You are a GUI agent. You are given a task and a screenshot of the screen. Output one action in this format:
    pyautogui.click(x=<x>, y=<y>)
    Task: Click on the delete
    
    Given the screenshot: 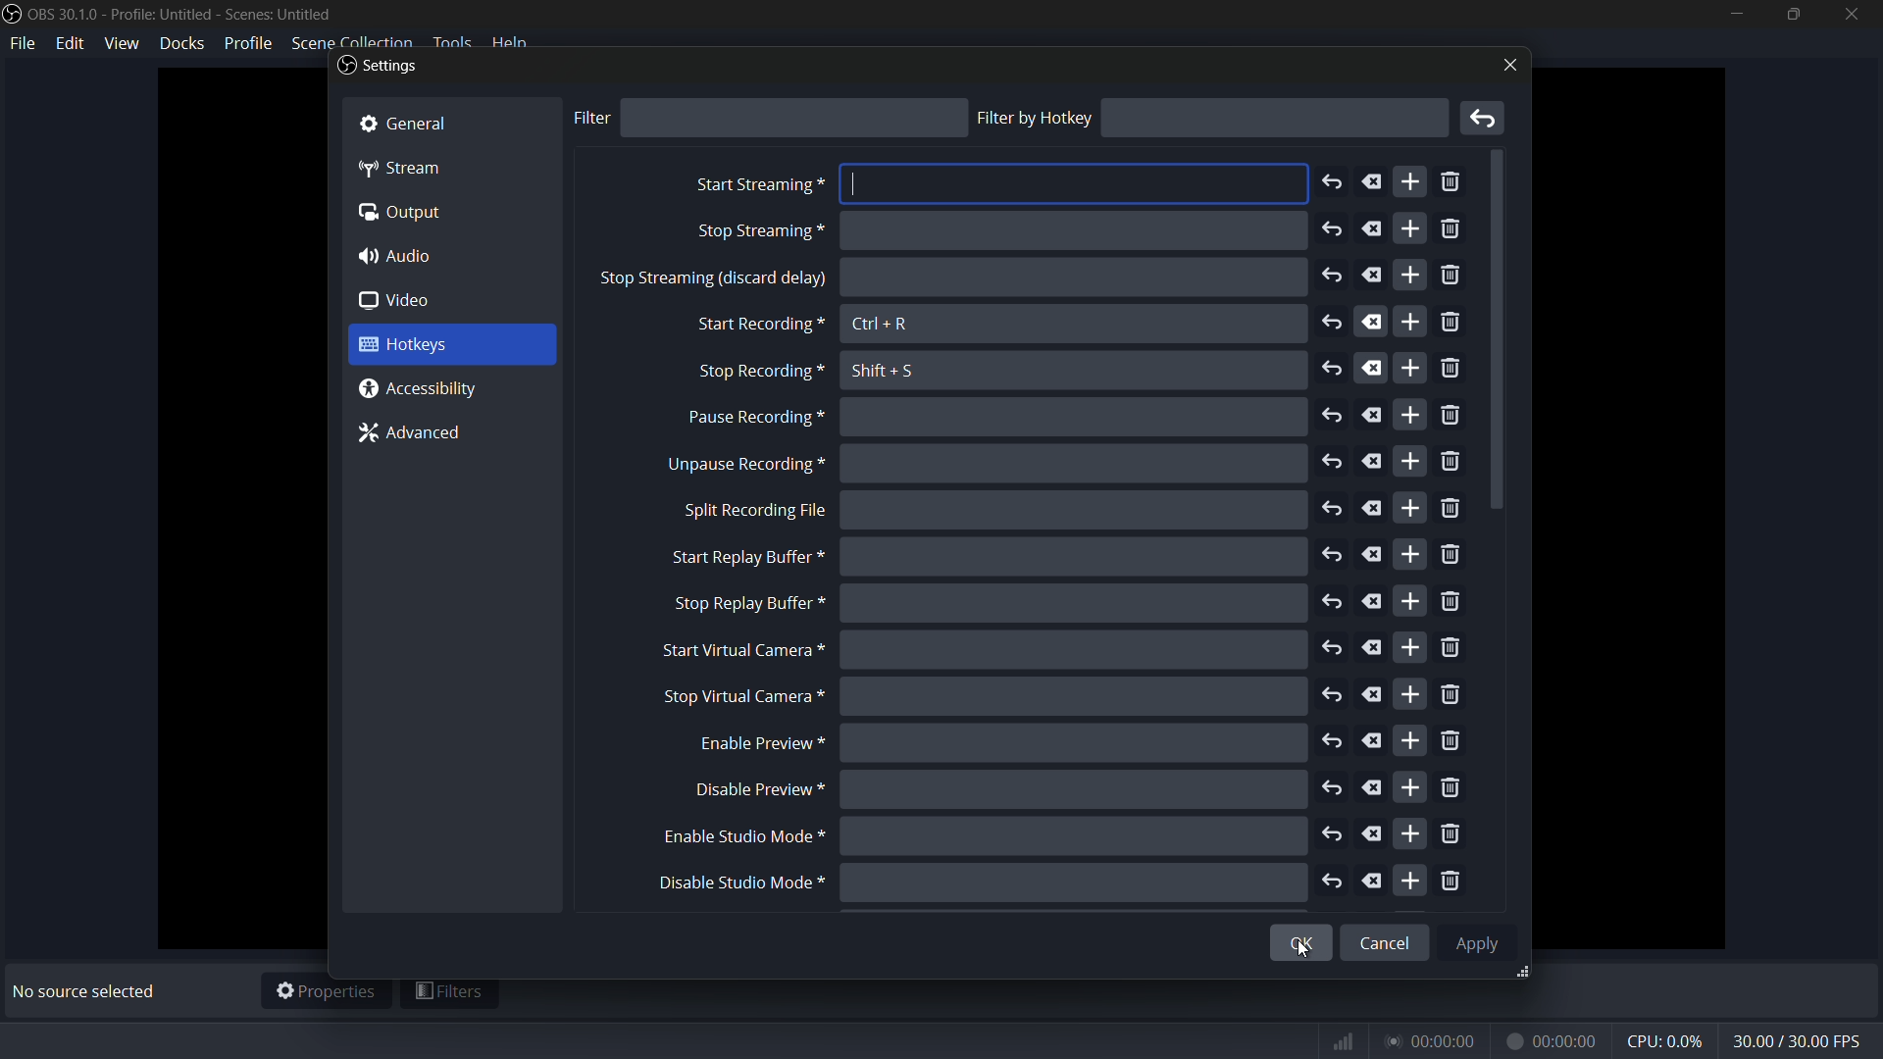 What is the action you would take?
    pyautogui.click(x=1372, y=694)
    